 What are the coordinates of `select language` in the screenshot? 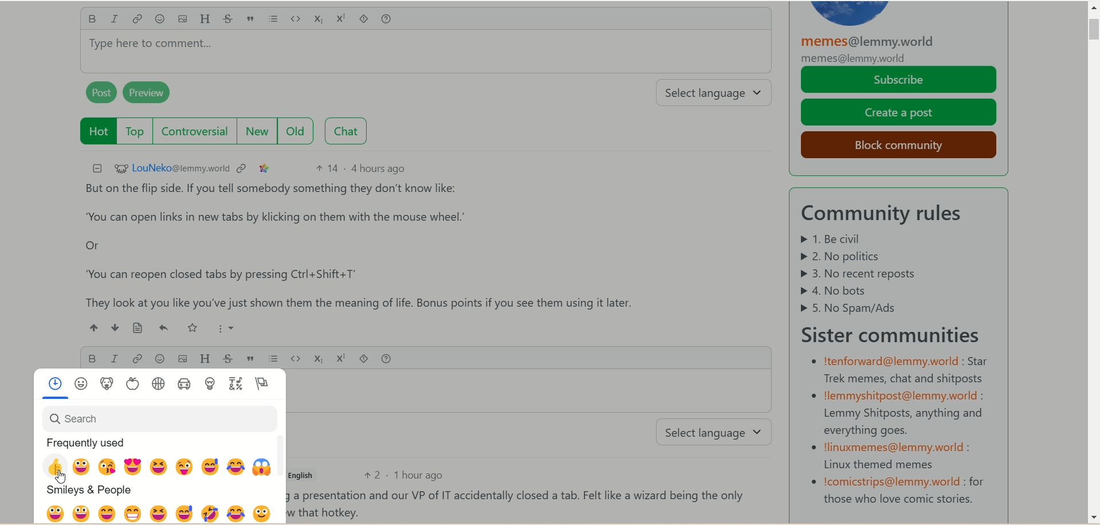 It's located at (717, 433).